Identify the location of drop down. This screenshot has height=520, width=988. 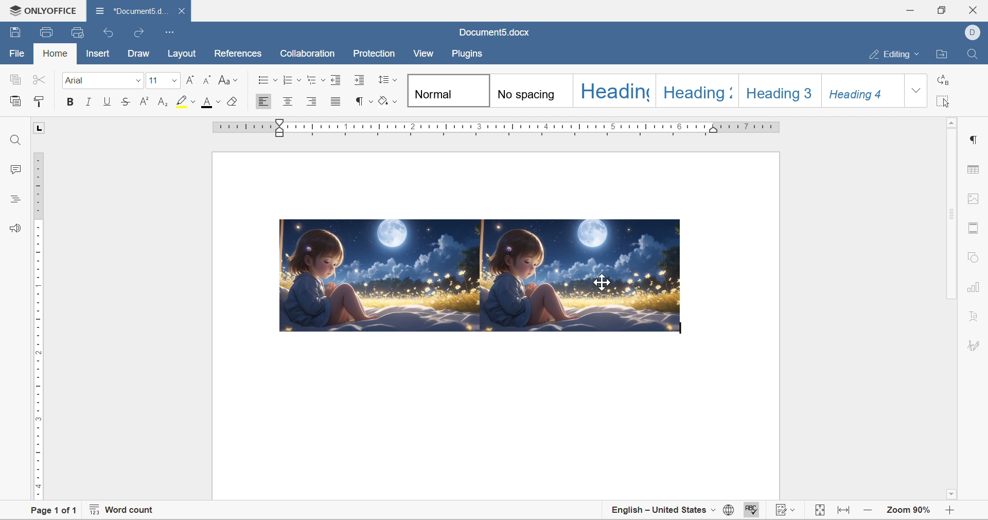
(916, 90).